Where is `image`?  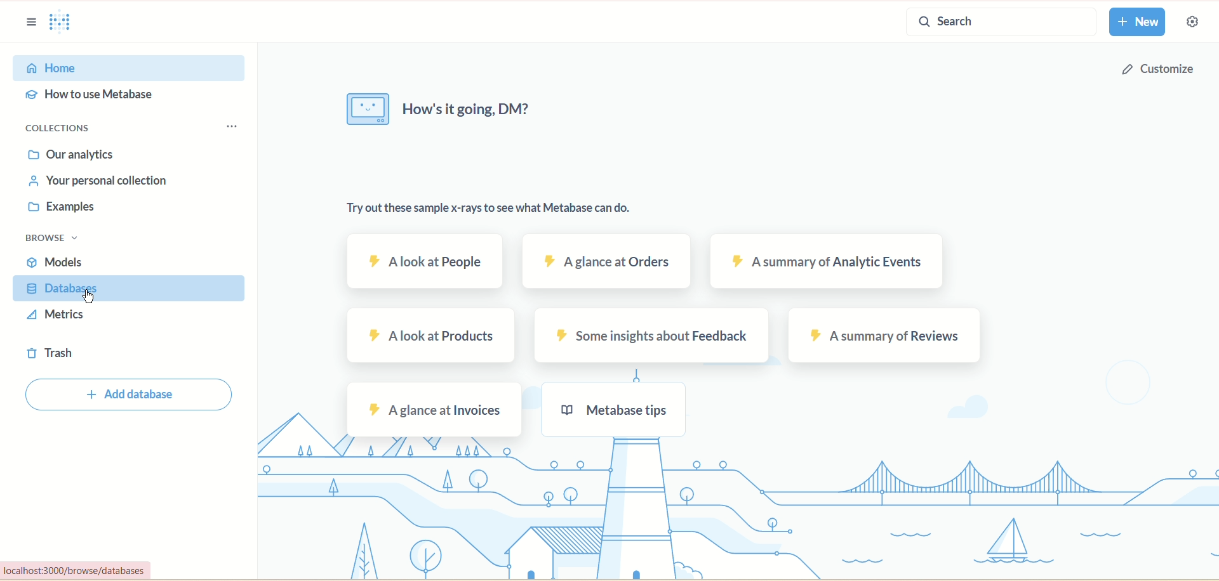 image is located at coordinates (363, 112).